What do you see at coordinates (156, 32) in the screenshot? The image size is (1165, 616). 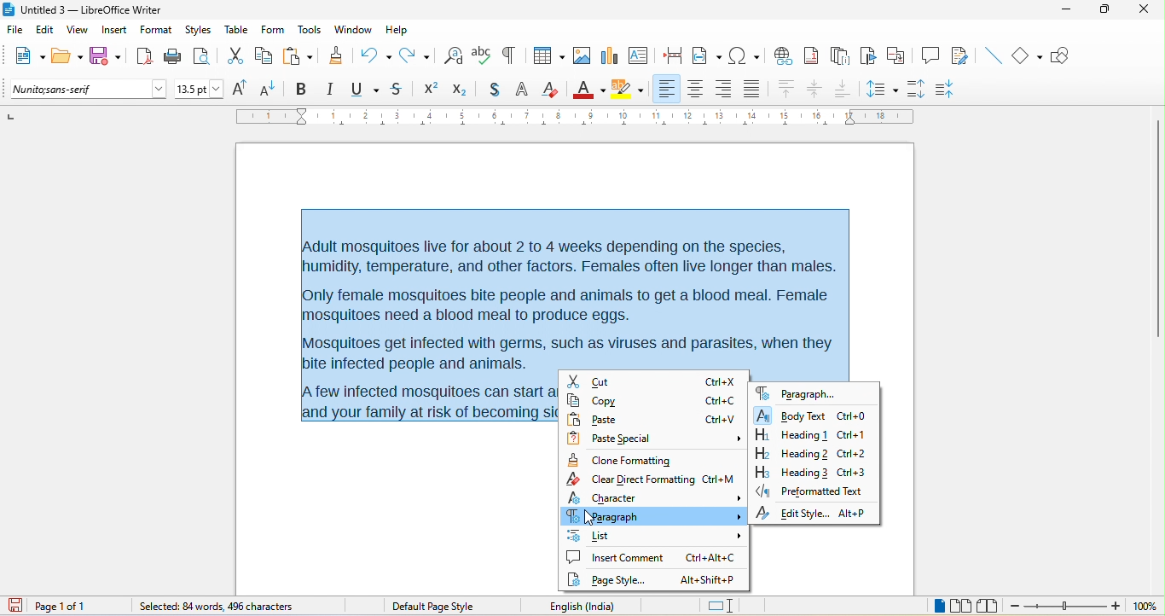 I see `format` at bounding box center [156, 32].